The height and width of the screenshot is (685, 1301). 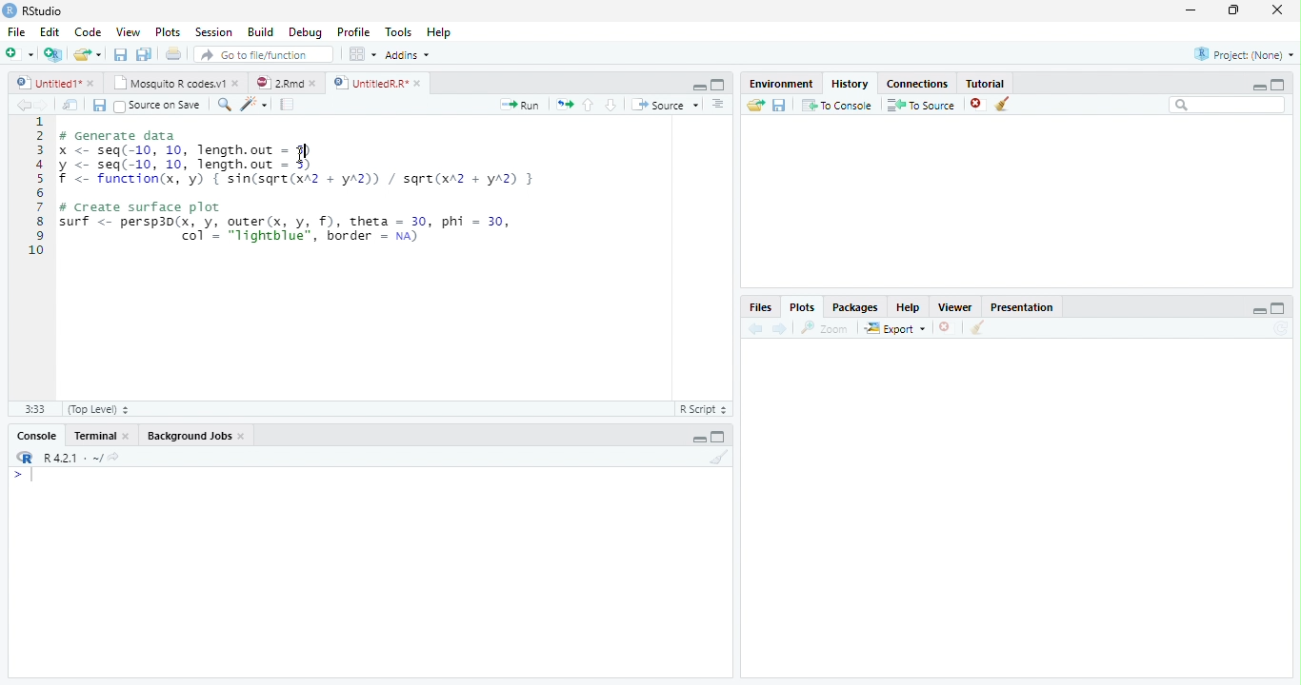 I want to click on cursor, so click(x=303, y=156).